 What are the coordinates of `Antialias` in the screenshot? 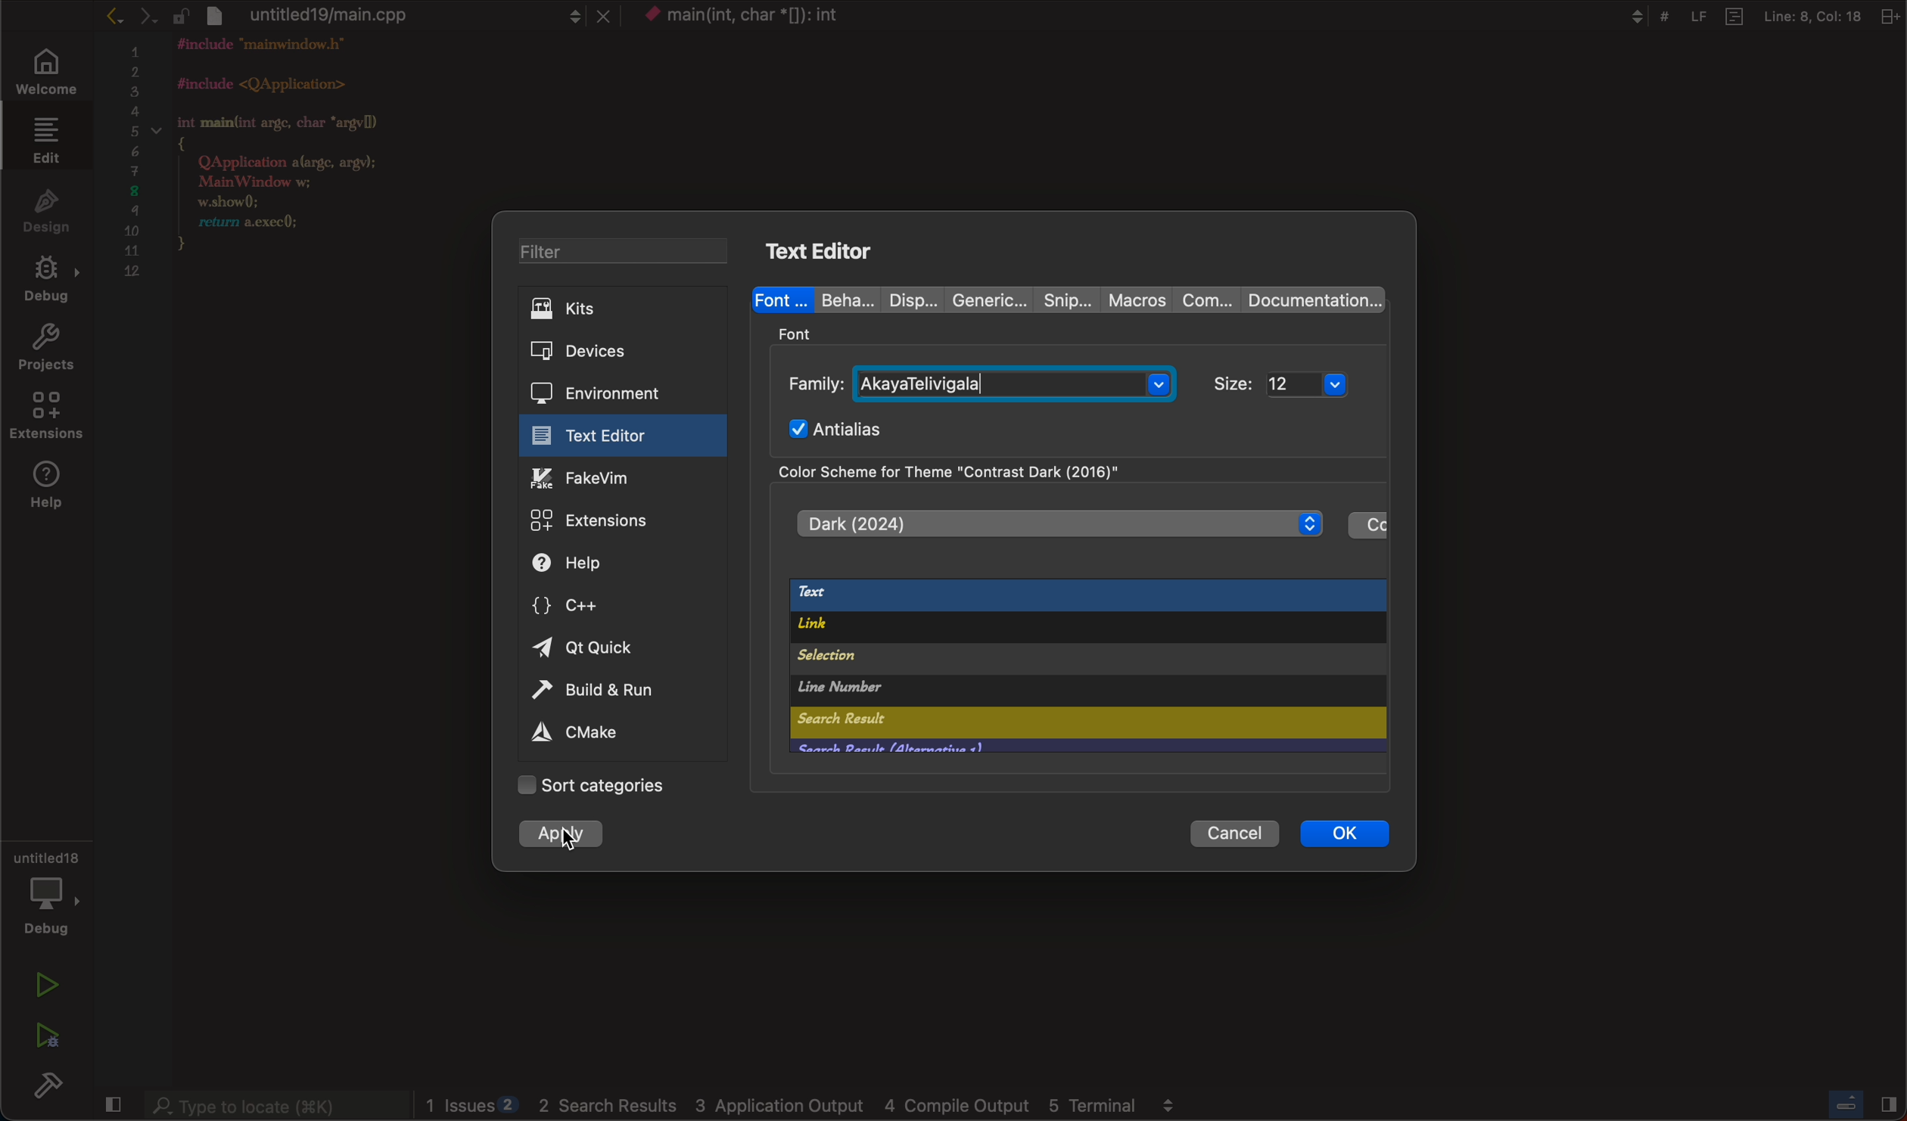 It's located at (842, 427).